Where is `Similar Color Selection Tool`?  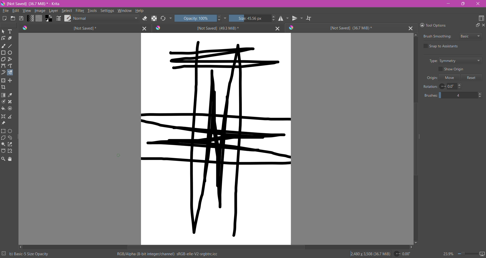 Similar Color Selection Tool is located at coordinates (10, 144).